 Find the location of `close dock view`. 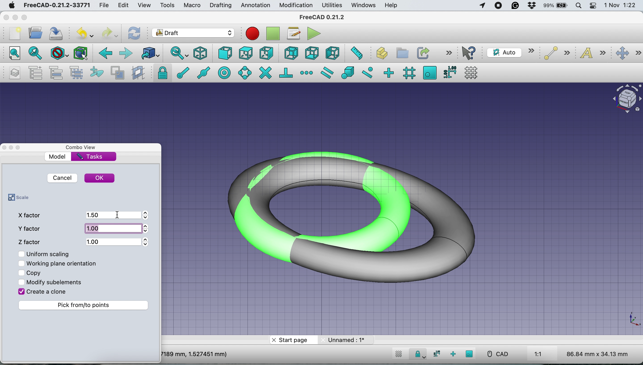

close dock view is located at coordinates (4, 148).